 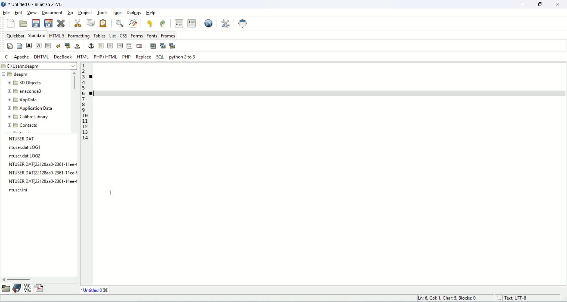 I want to click on charmap, so click(x=29, y=290).